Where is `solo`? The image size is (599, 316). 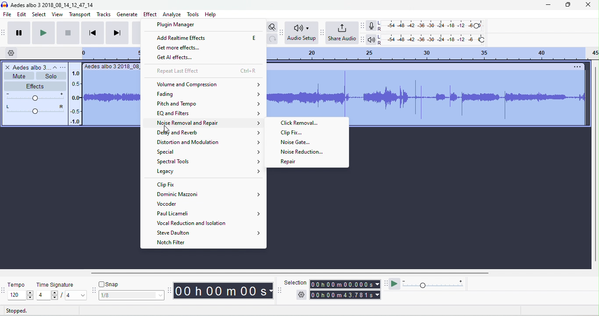
solo is located at coordinates (50, 76).